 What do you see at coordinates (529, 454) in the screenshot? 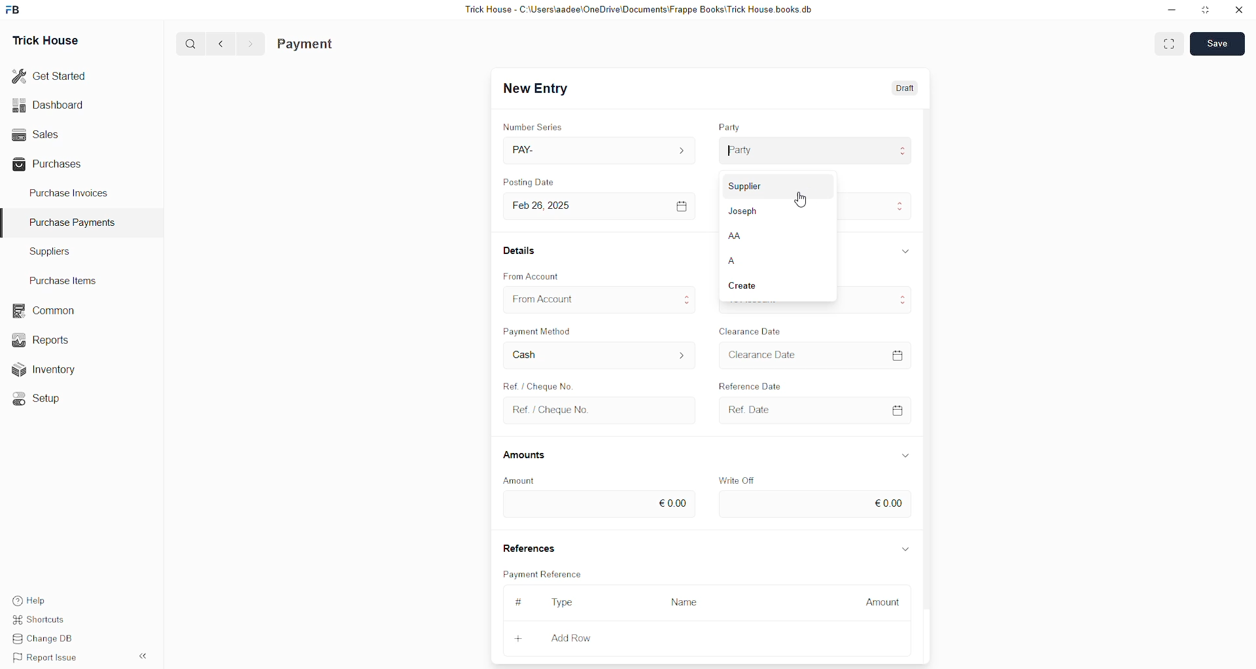
I see `Amounts` at bounding box center [529, 454].